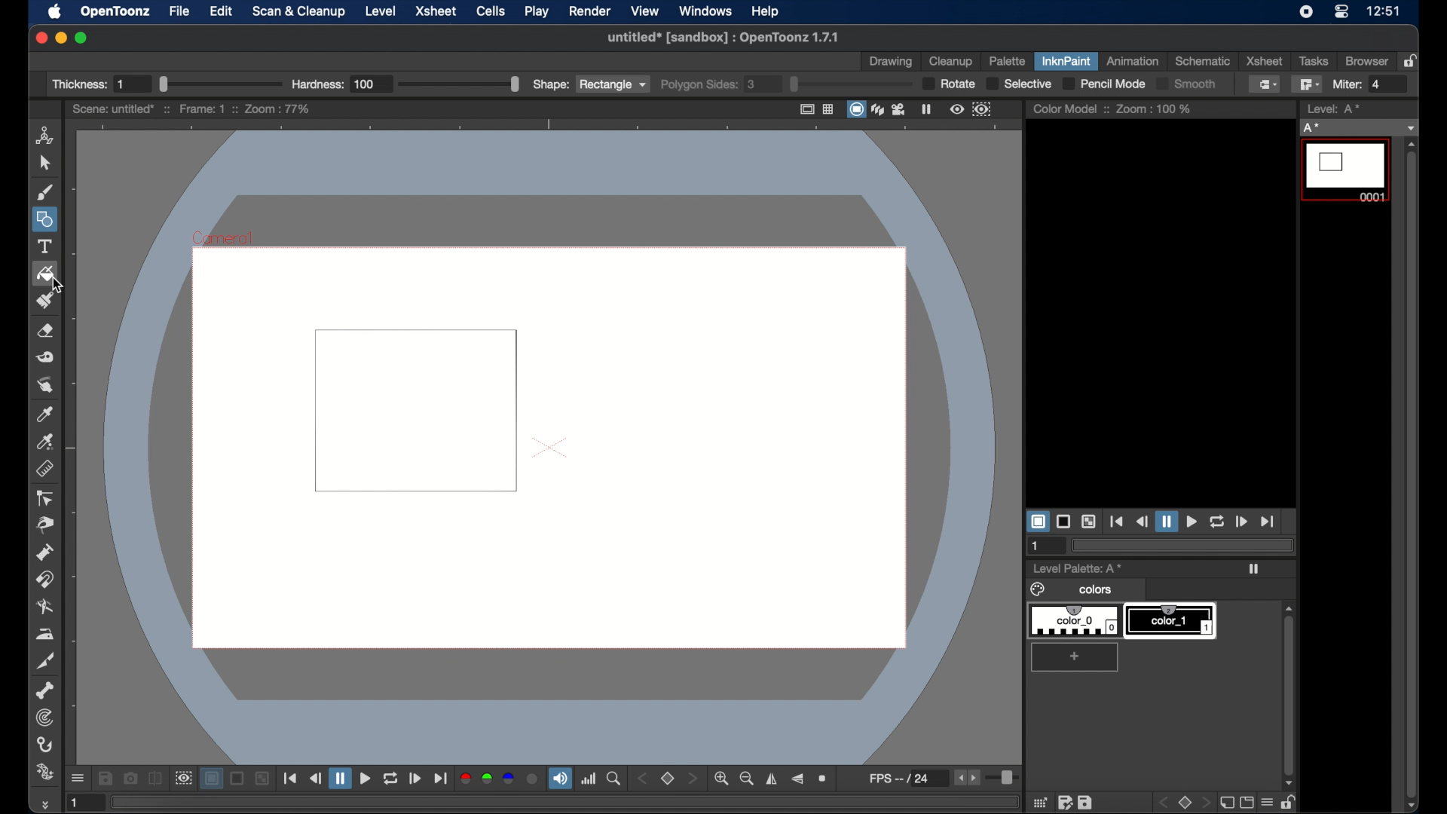 The height and width of the screenshot is (814, 1447). I want to click on picker tool, so click(46, 442).